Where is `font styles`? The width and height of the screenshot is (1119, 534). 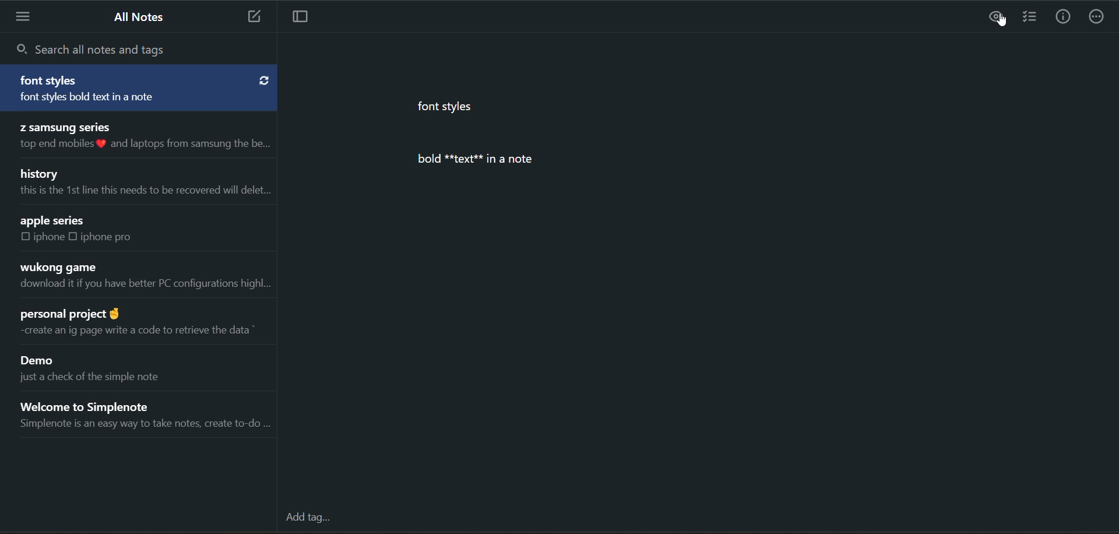 font styles is located at coordinates (450, 110).